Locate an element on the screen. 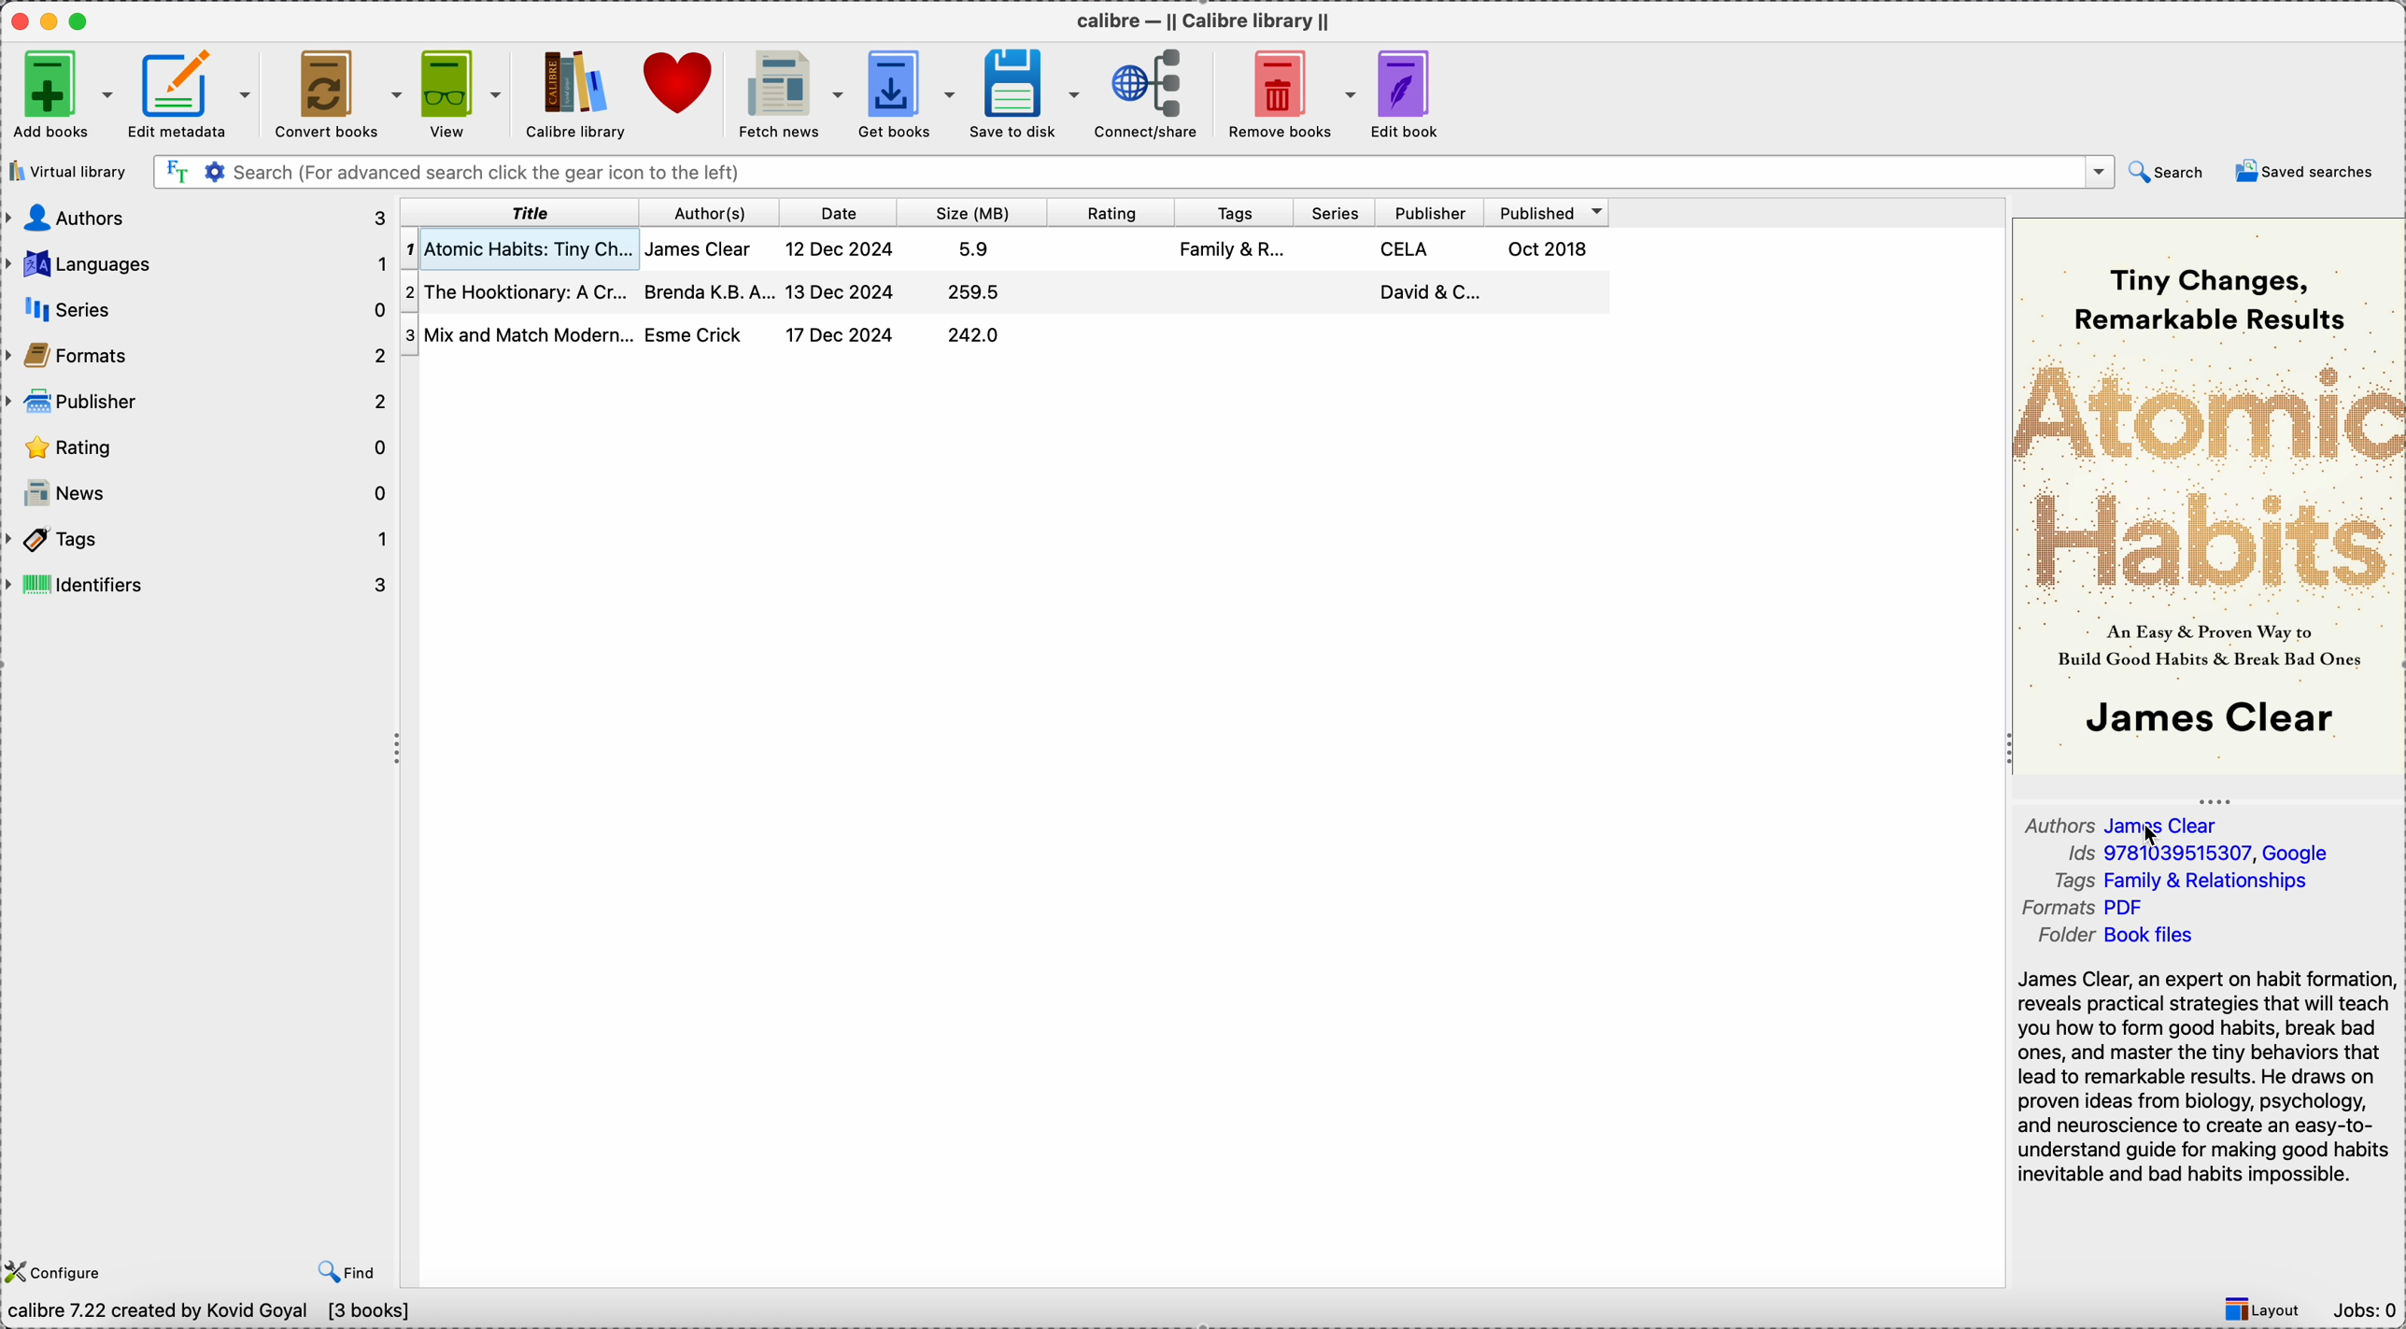  Calibre - || Calibre library || is located at coordinates (1201, 20).